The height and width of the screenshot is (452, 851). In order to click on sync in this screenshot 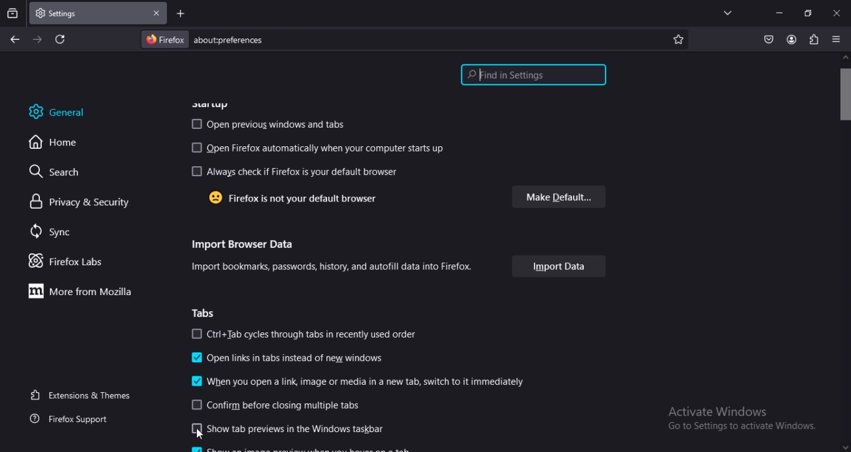, I will do `click(52, 233)`.